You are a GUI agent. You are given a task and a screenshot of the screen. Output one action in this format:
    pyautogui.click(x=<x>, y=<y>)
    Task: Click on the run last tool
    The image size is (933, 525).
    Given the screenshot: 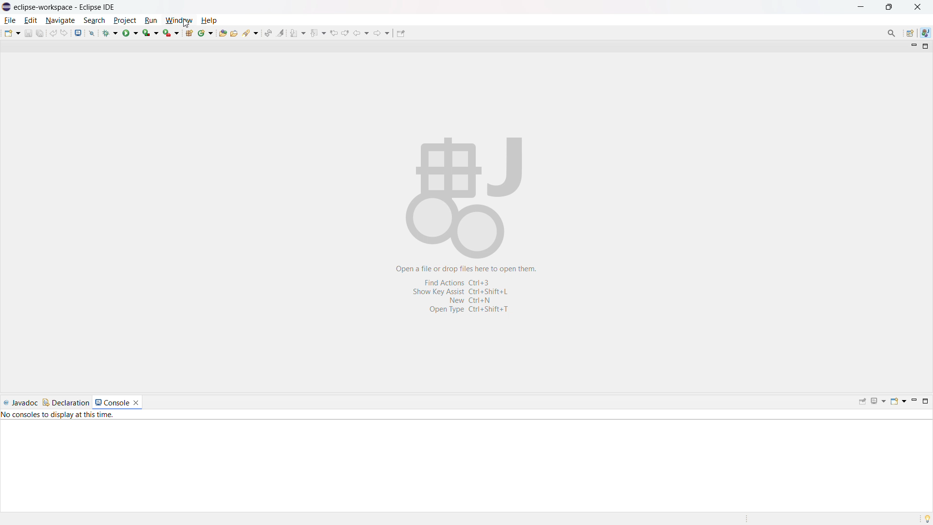 What is the action you would take?
    pyautogui.click(x=171, y=33)
    